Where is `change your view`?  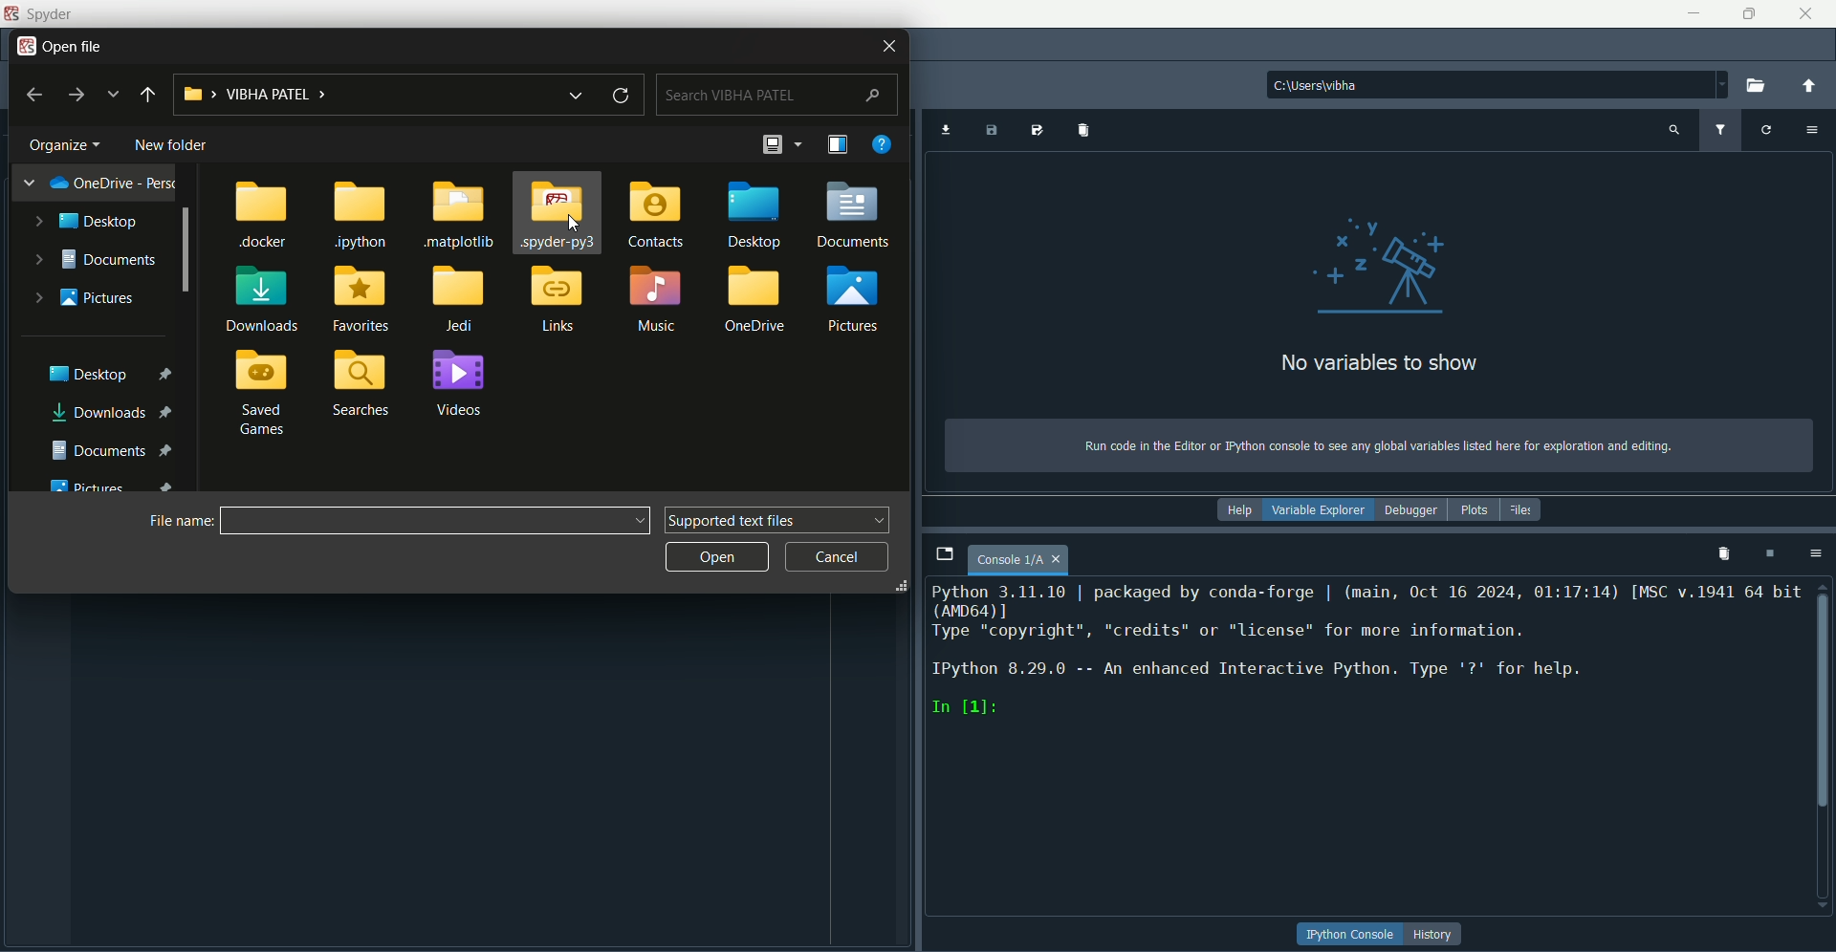
change your view is located at coordinates (840, 144).